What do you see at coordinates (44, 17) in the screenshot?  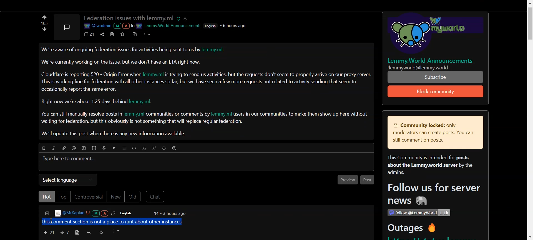 I see `Down vote` at bounding box center [44, 17].